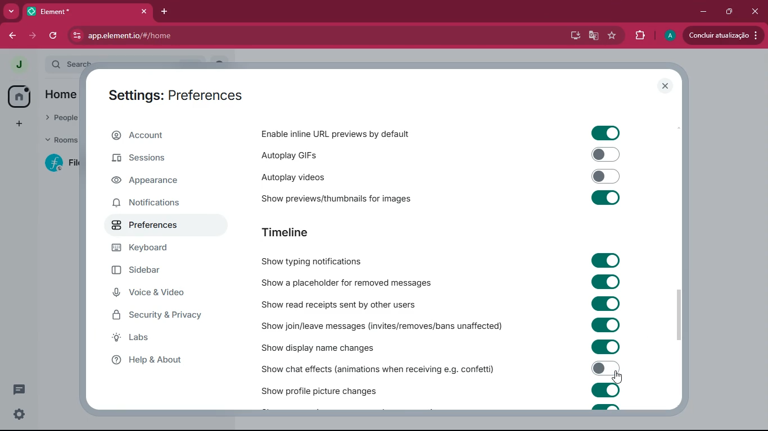 This screenshot has height=431, width=768. I want to click on cursor, so click(617, 378).